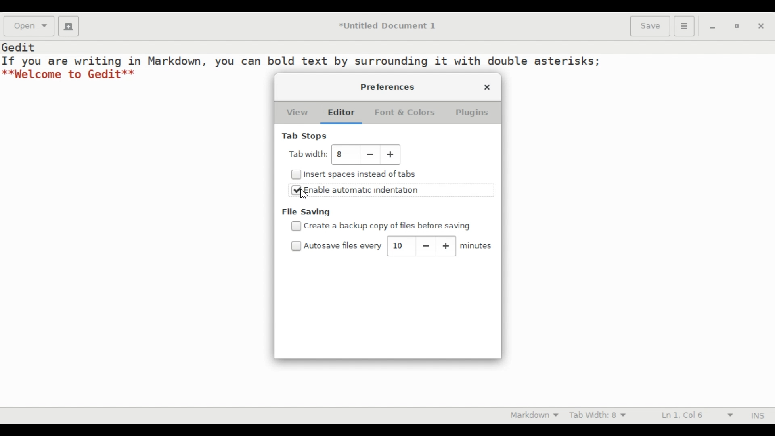 Image resolution: width=775 pixels, height=436 pixels. What do you see at coordinates (388, 87) in the screenshot?
I see `Preferences` at bounding box center [388, 87].